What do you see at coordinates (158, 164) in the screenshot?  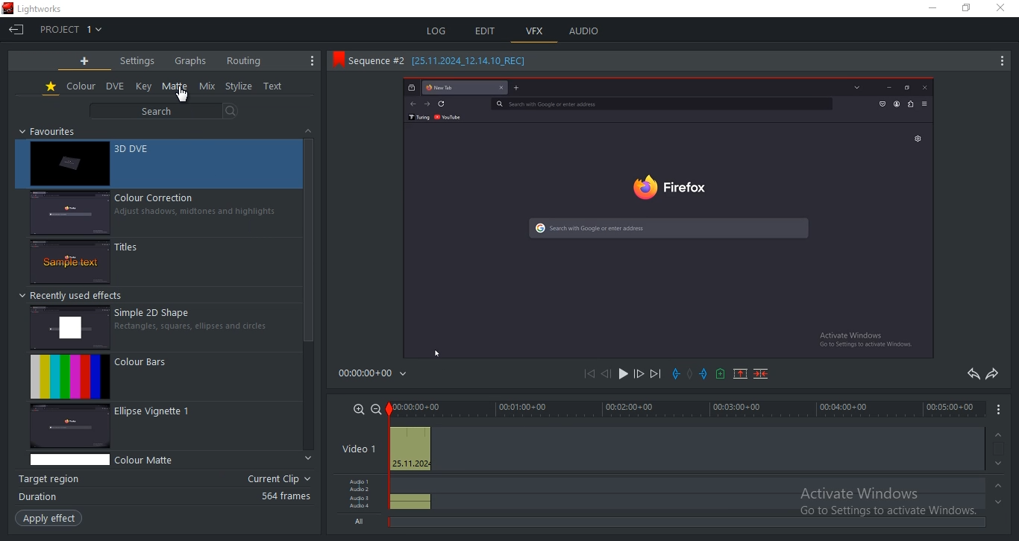 I see `3d dve` at bounding box center [158, 164].